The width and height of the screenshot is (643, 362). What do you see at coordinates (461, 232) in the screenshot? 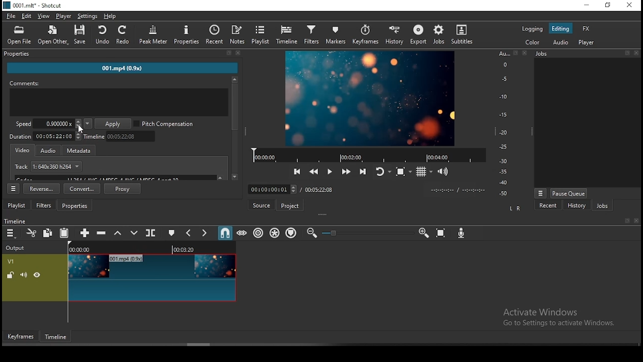
I see `record audio` at bounding box center [461, 232].